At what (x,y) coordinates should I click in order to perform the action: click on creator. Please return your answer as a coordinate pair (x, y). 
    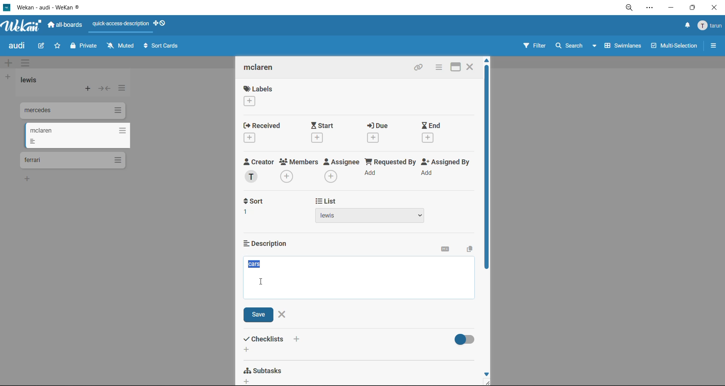
    Looking at the image, I should click on (261, 171).